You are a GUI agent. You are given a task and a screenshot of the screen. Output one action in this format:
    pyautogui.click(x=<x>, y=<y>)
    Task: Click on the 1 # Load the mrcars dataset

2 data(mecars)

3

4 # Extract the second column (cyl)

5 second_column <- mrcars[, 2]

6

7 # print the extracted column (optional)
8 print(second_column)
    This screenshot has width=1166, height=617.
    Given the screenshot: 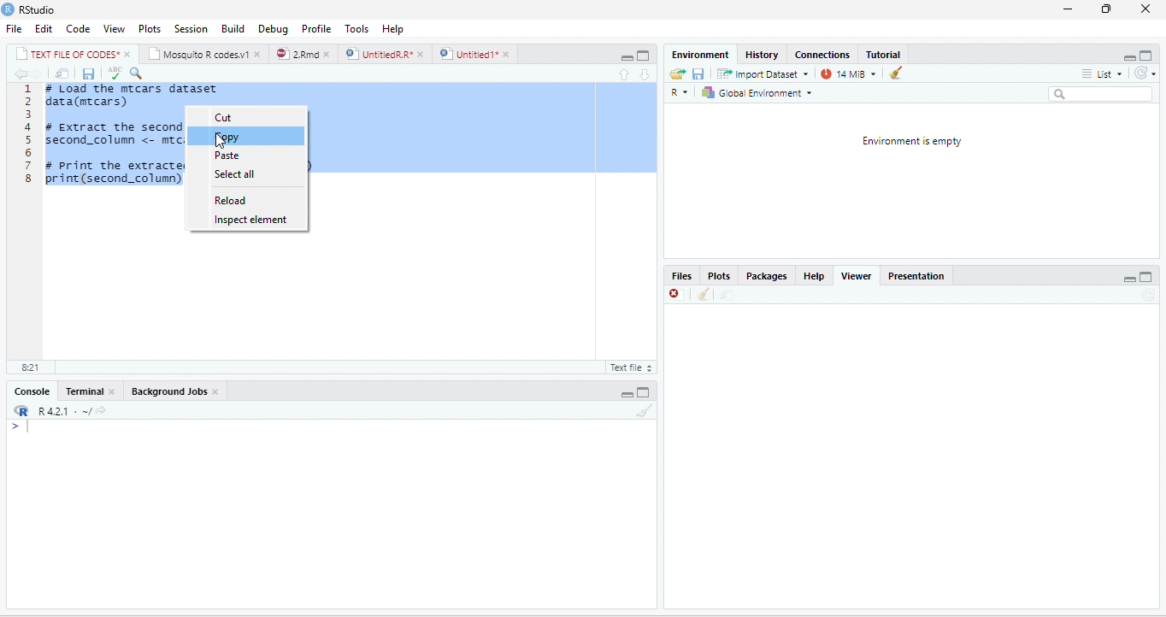 What is the action you would take?
    pyautogui.click(x=112, y=220)
    